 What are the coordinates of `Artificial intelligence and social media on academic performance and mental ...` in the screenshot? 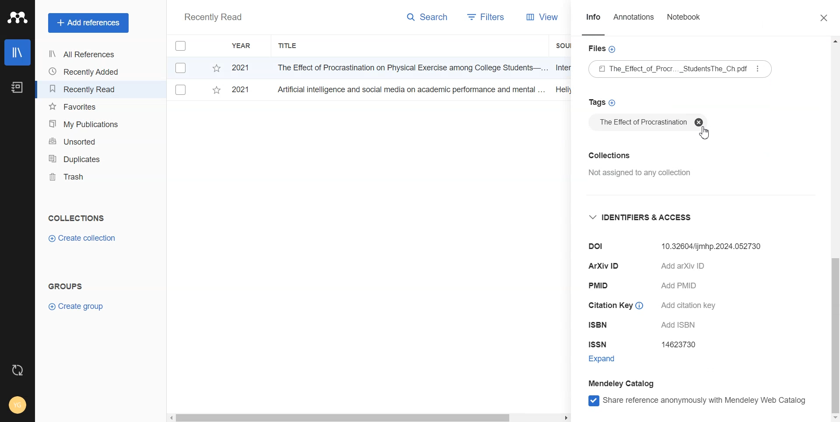 It's located at (409, 89).